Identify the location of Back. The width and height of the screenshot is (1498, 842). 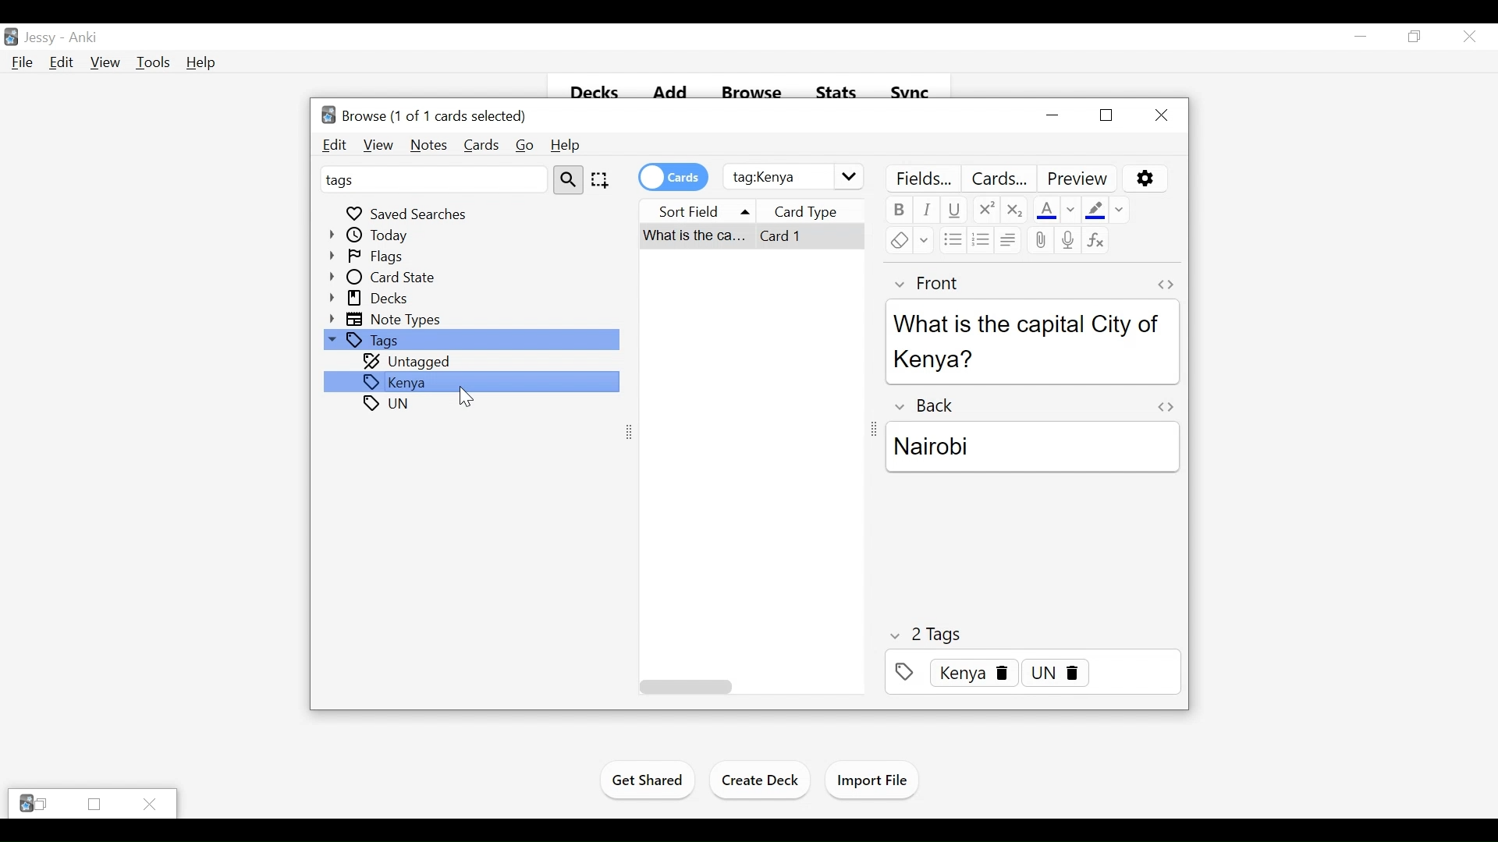
(930, 404).